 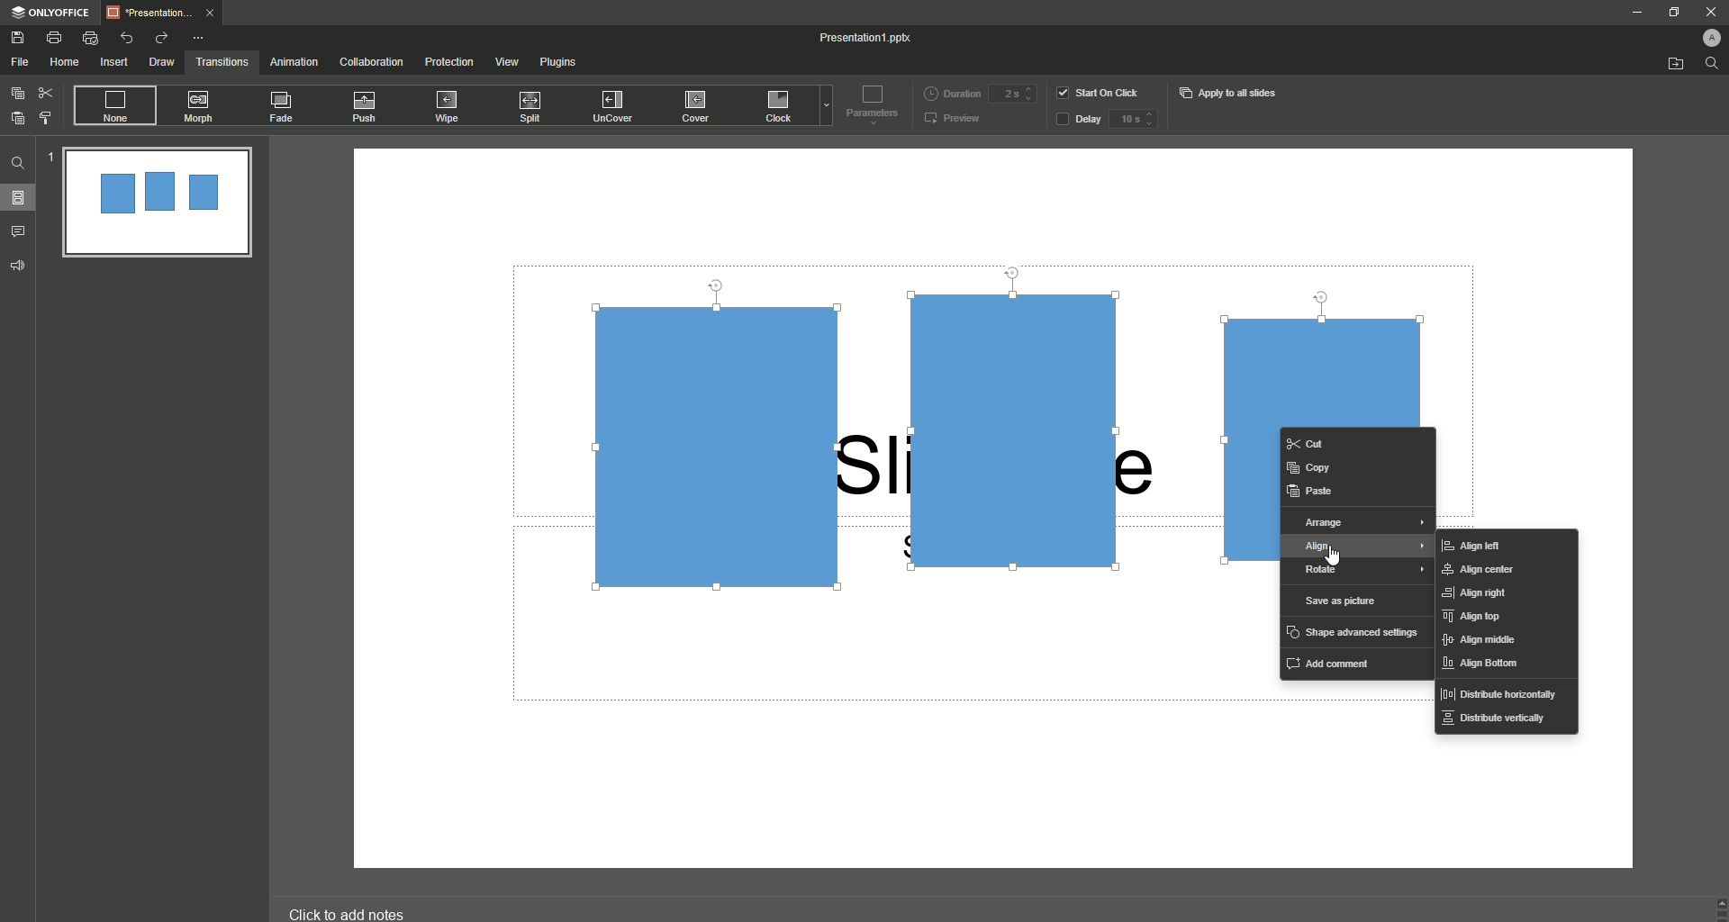 I want to click on Parameters, so click(x=868, y=104).